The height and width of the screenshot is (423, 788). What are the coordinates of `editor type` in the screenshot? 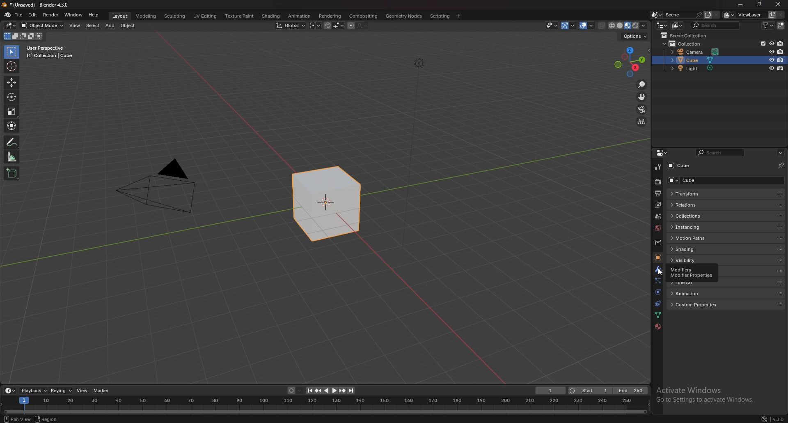 It's located at (663, 153).